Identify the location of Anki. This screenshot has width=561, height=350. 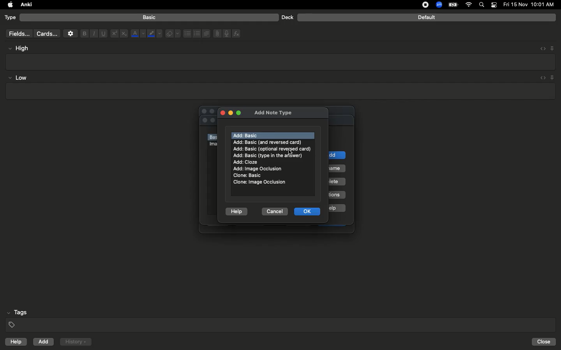
(26, 5).